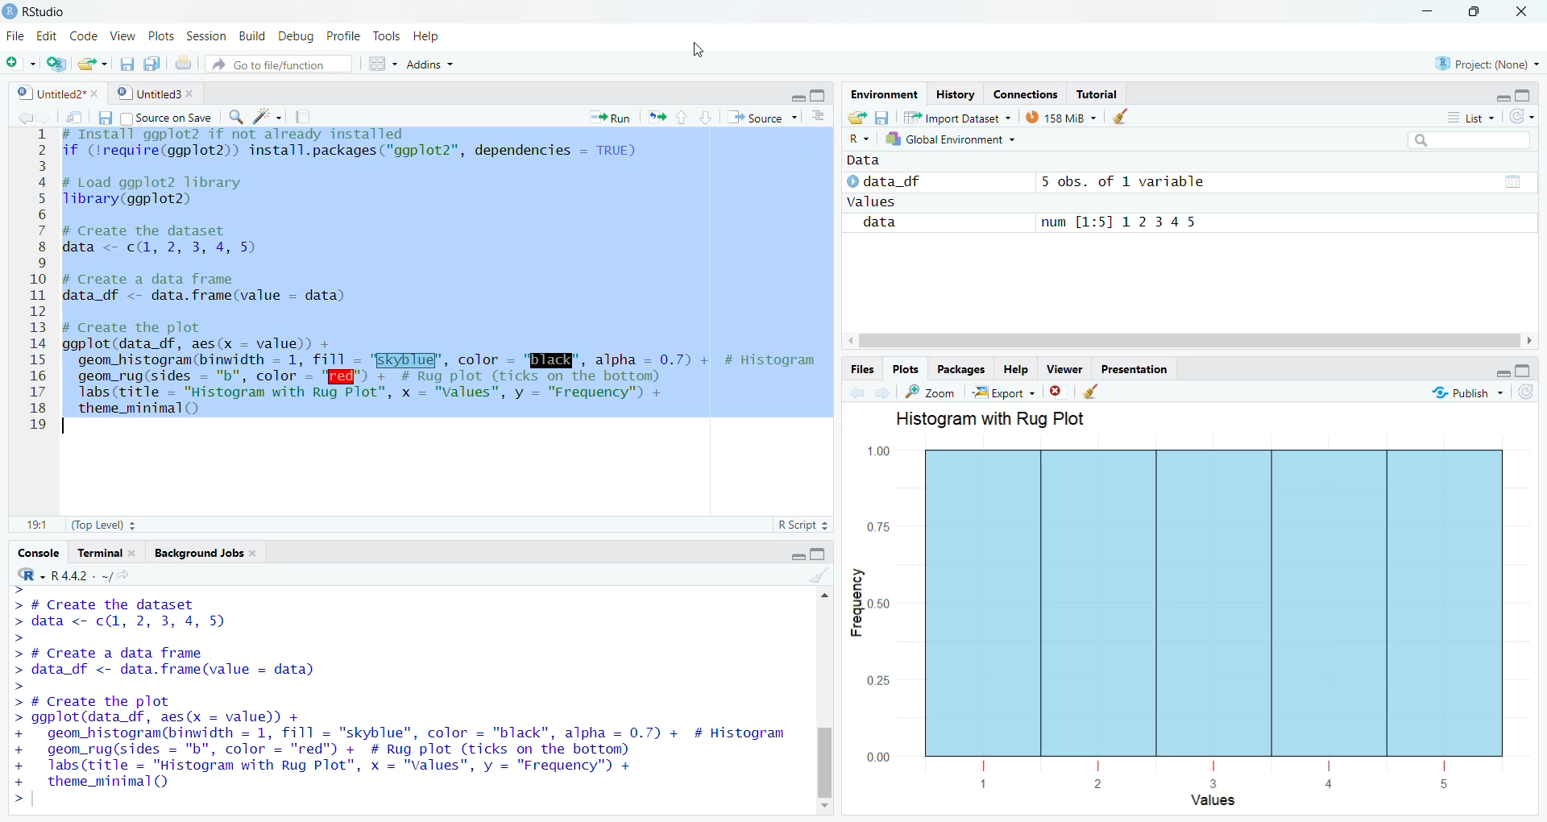 This screenshot has height=822, width=1547. I want to click on Clear viewer, so click(1101, 392).